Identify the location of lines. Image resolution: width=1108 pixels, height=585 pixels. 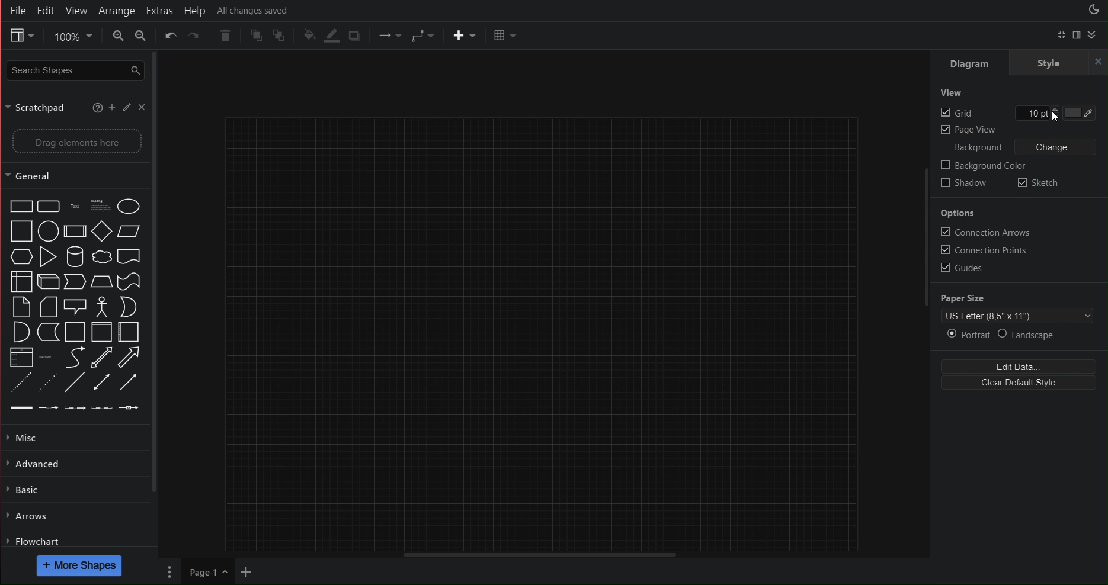
(75, 381).